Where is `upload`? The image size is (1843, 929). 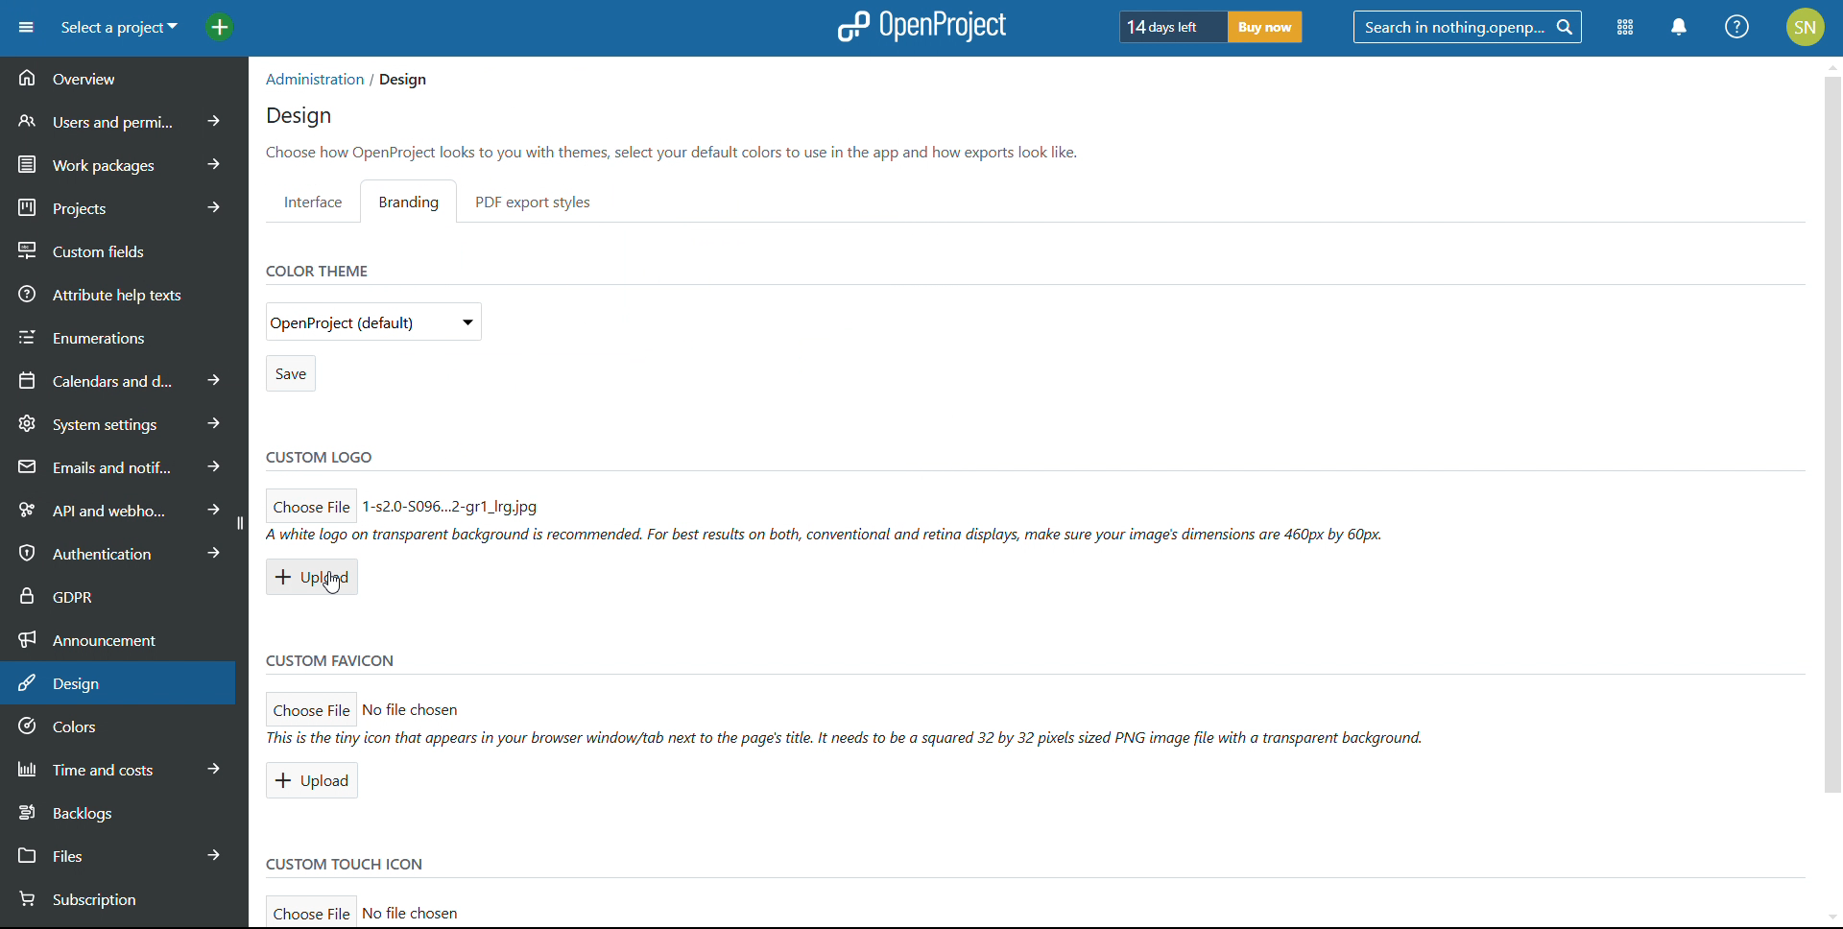 upload is located at coordinates (316, 576).